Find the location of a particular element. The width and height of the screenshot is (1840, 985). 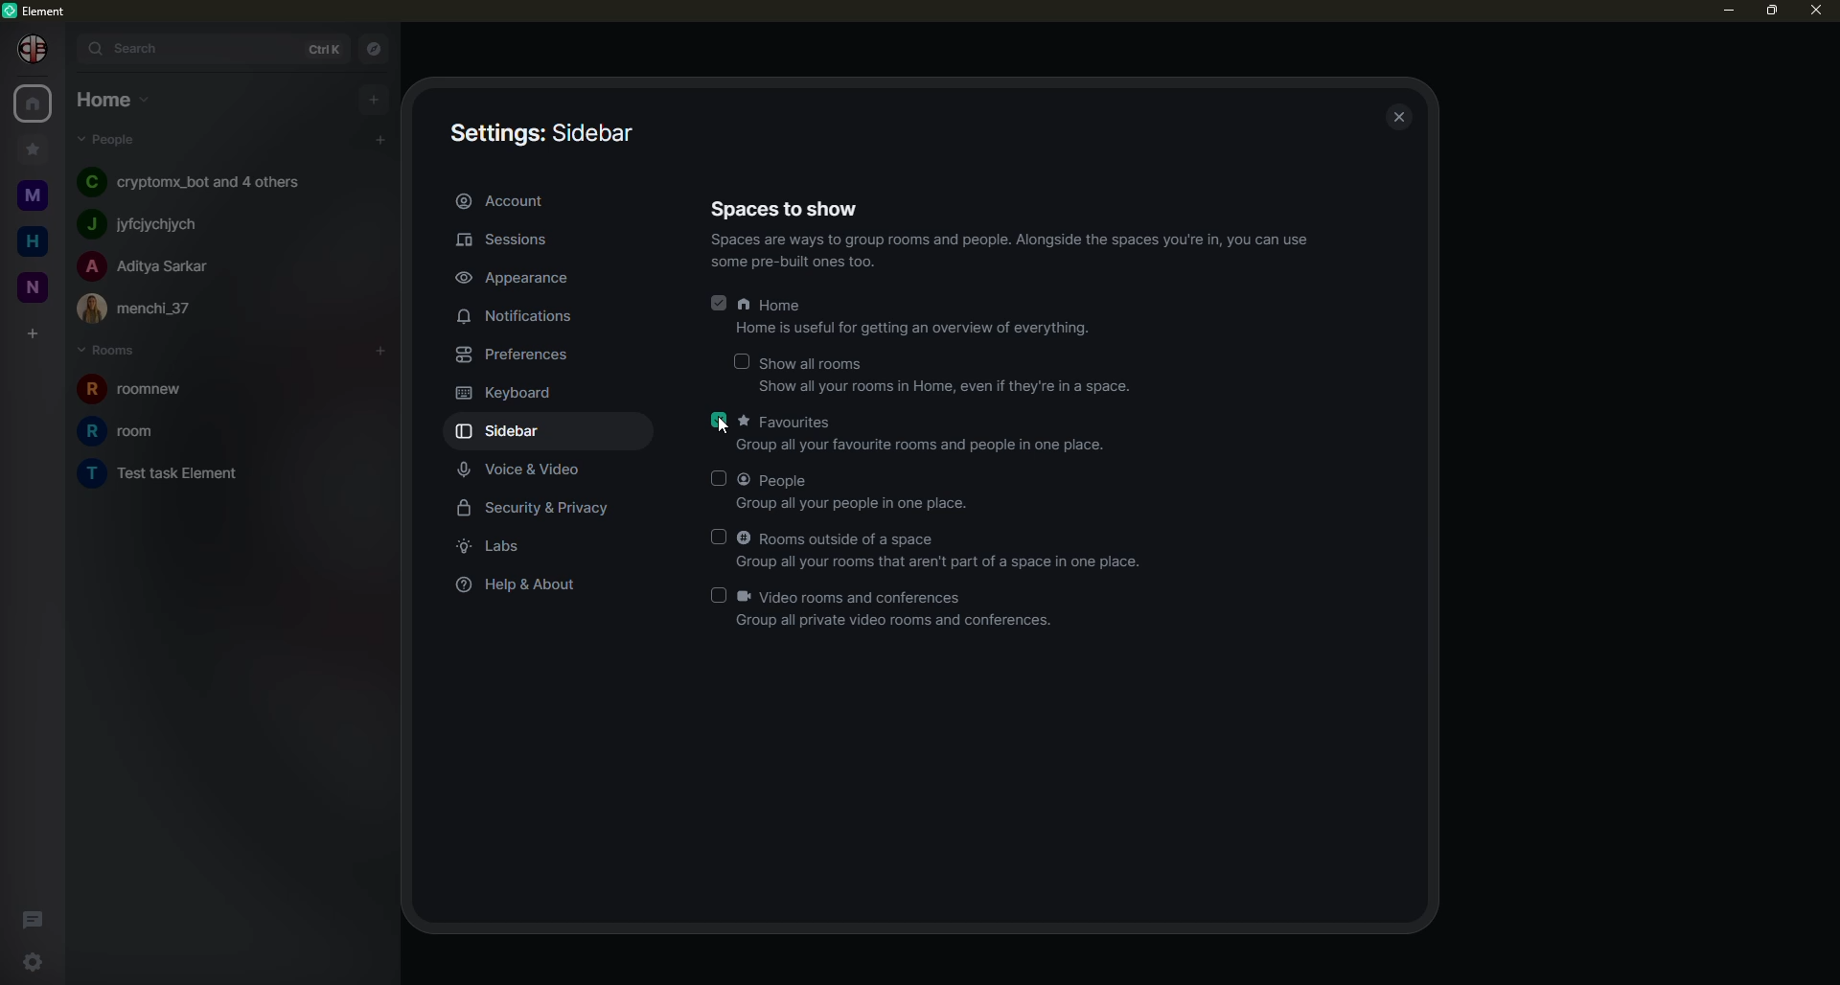

home is located at coordinates (33, 243).